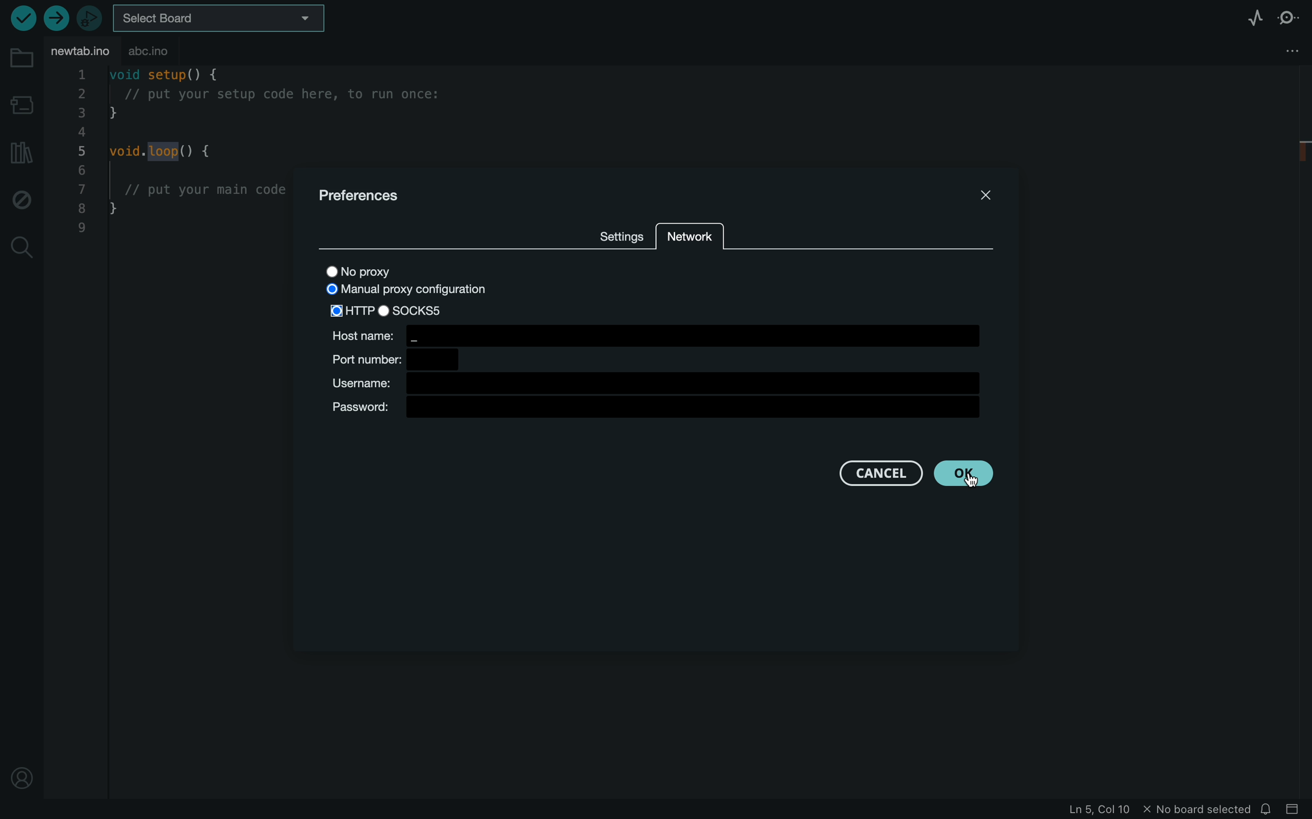 The height and width of the screenshot is (819, 1312). Describe the element at coordinates (975, 480) in the screenshot. I see `cursor` at that location.